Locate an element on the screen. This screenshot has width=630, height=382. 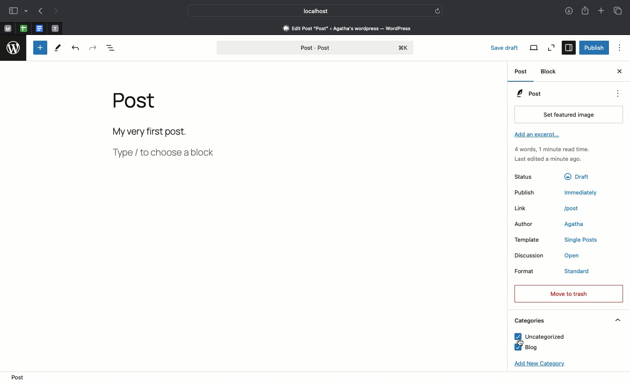
Set featured image is located at coordinates (567, 115).